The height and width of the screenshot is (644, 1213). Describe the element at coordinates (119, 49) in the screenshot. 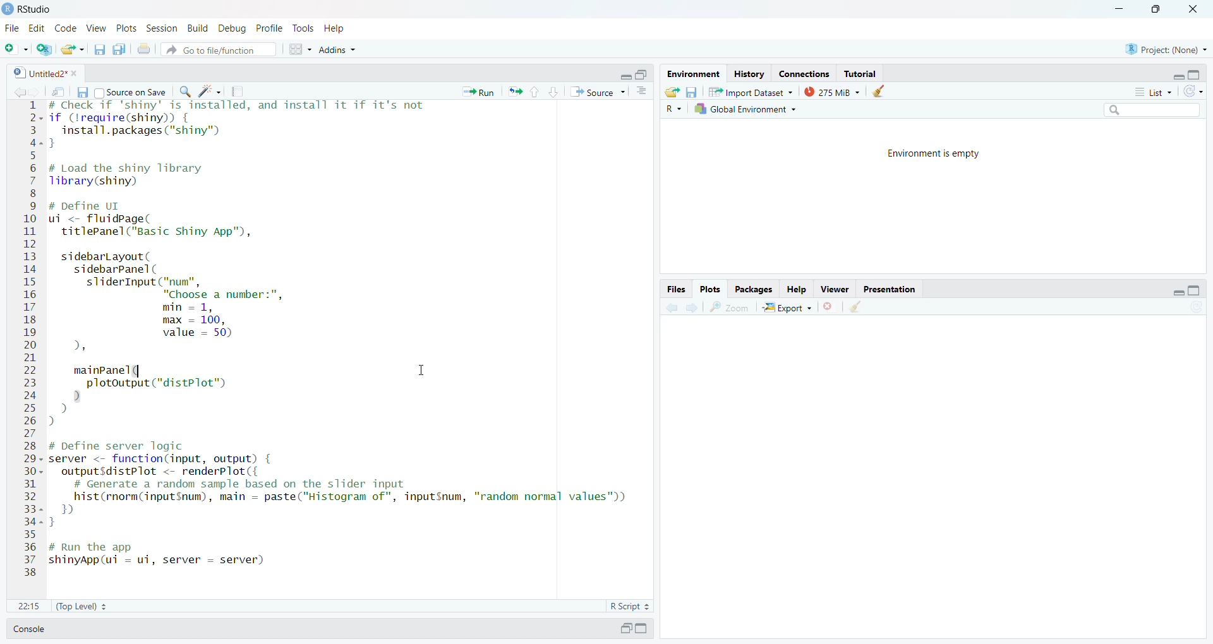

I see `save all` at that location.